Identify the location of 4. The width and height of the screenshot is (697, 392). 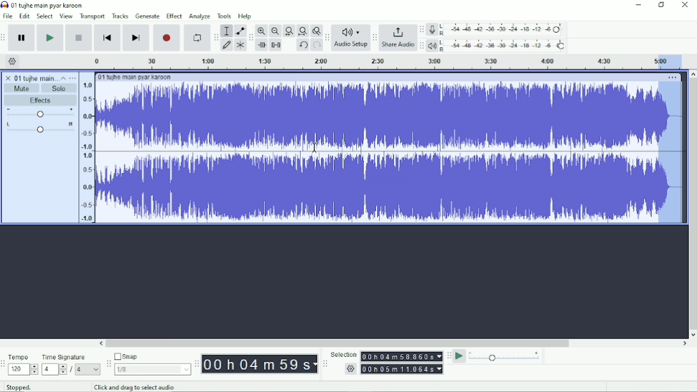
(89, 369).